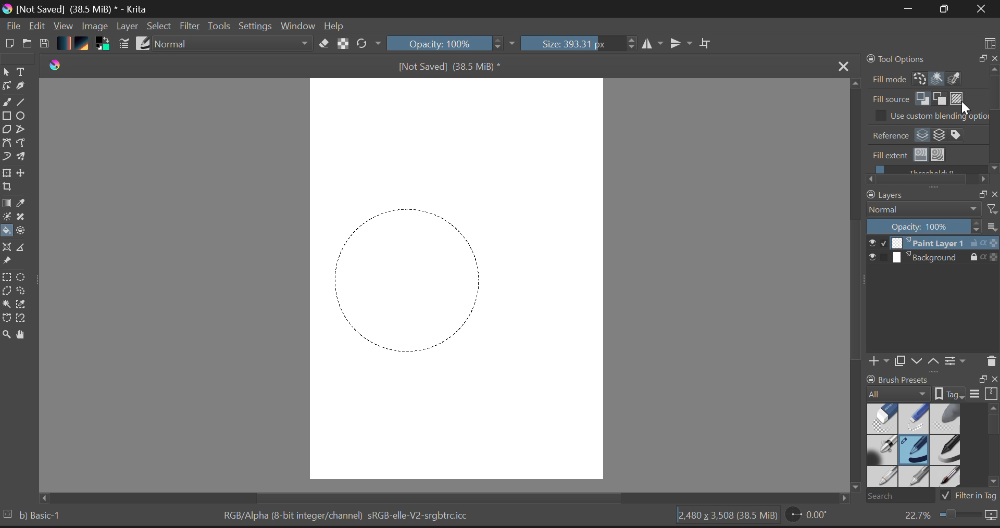 The width and height of the screenshot is (1000, 528). What do you see at coordinates (979, 10) in the screenshot?
I see `Close` at bounding box center [979, 10].